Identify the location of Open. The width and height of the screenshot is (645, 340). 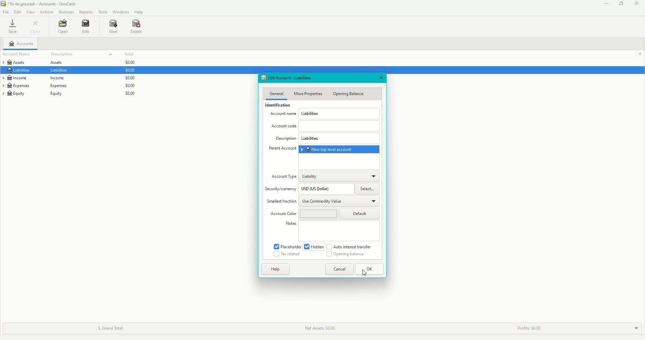
(62, 27).